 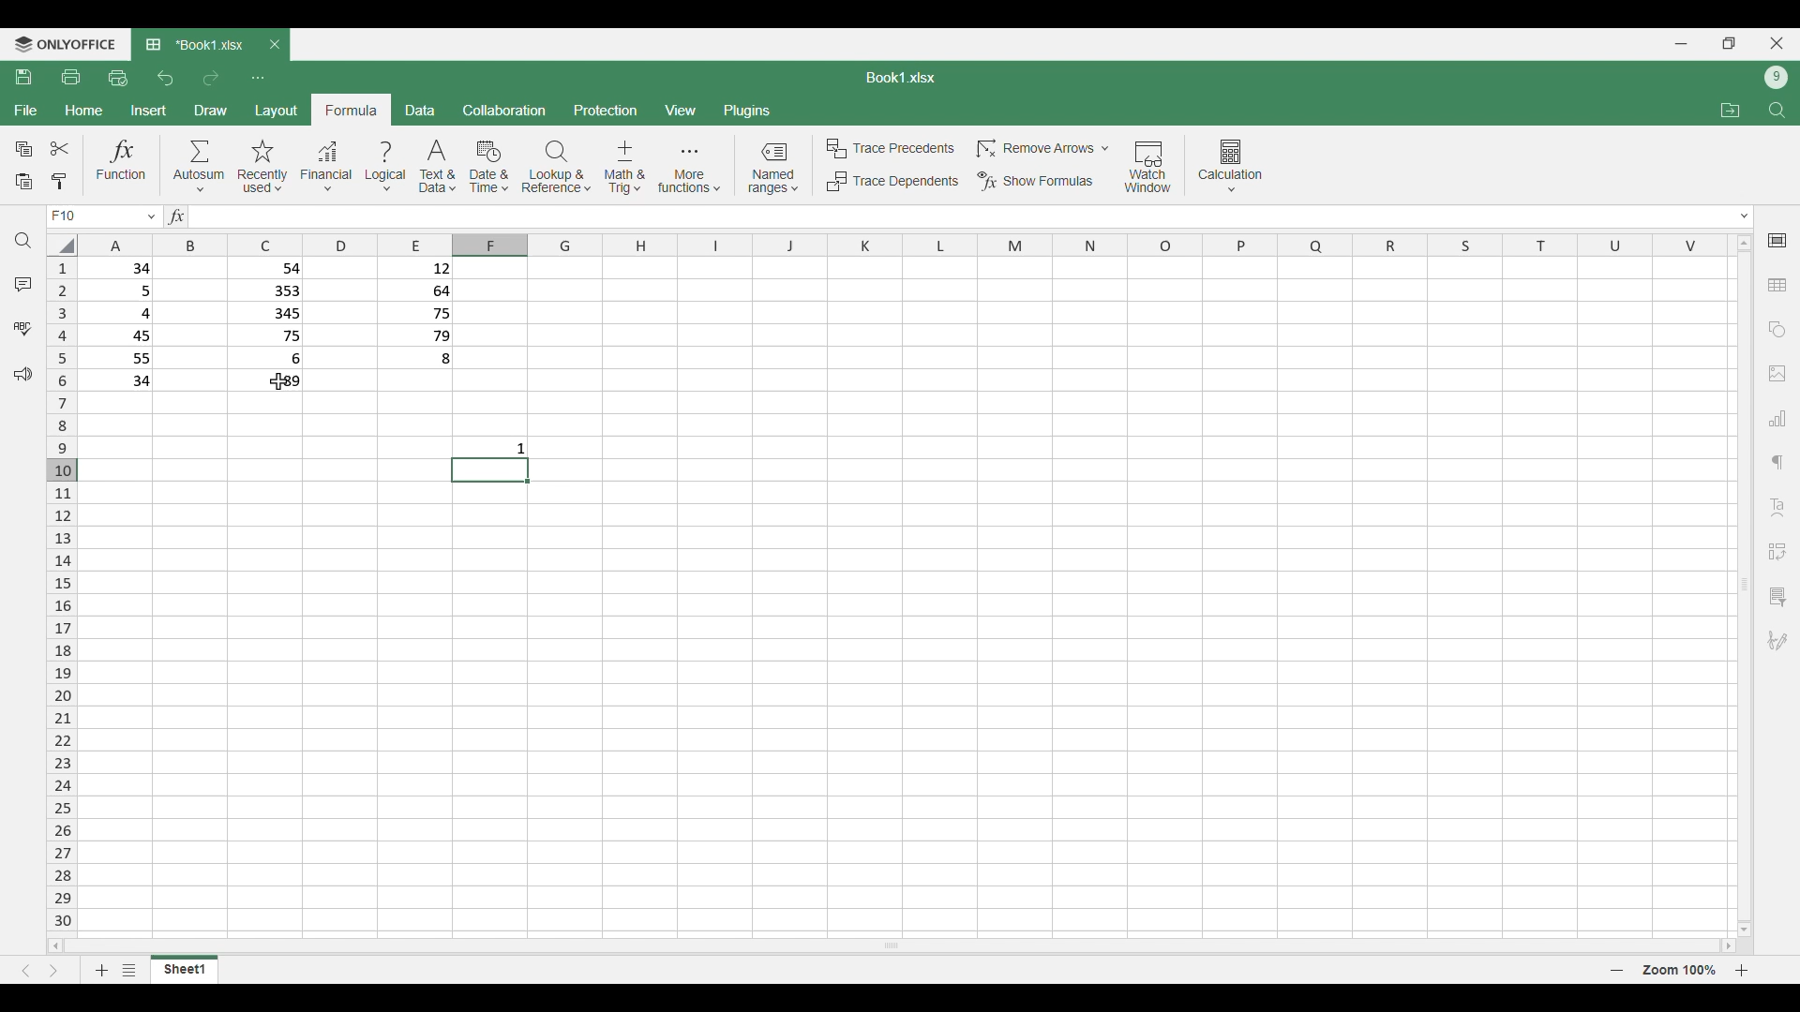 What do you see at coordinates (1729, 43) in the screenshot?
I see `Show in smaller tab` at bounding box center [1729, 43].